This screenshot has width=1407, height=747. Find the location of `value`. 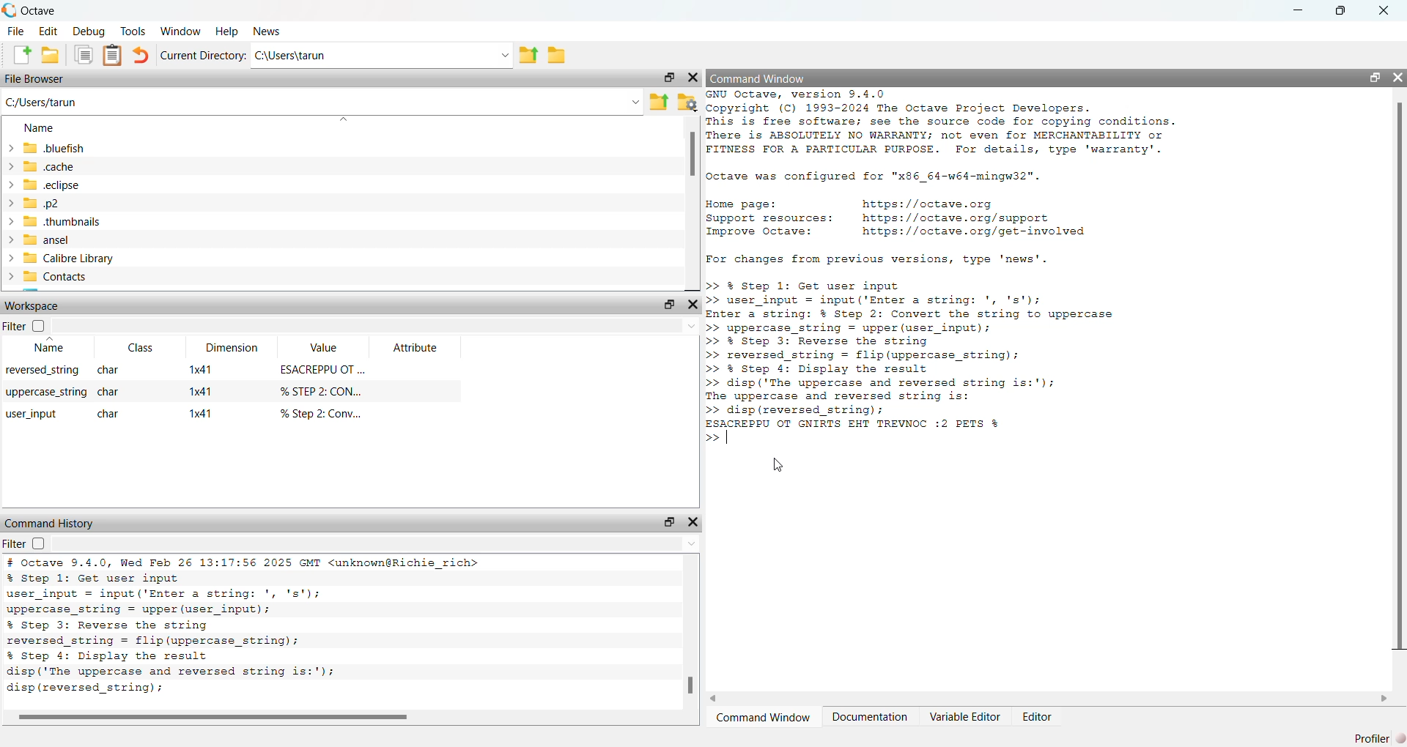

value is located at coordinates (325, 350).